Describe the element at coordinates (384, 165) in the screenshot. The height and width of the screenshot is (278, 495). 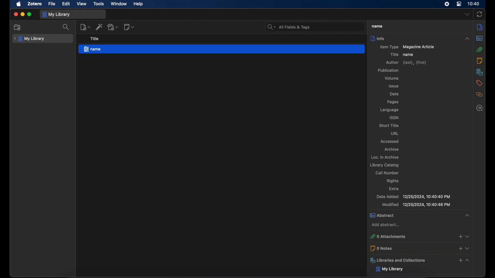
I see `library catalog` at that location.